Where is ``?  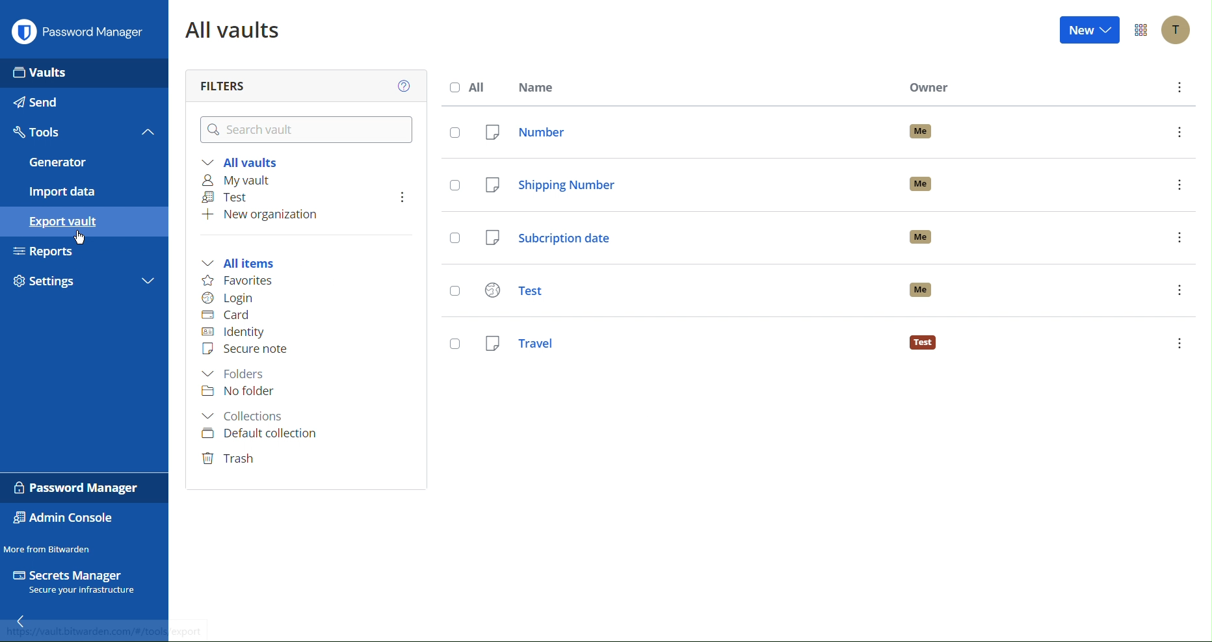
 is located at coordinates (237, 375).